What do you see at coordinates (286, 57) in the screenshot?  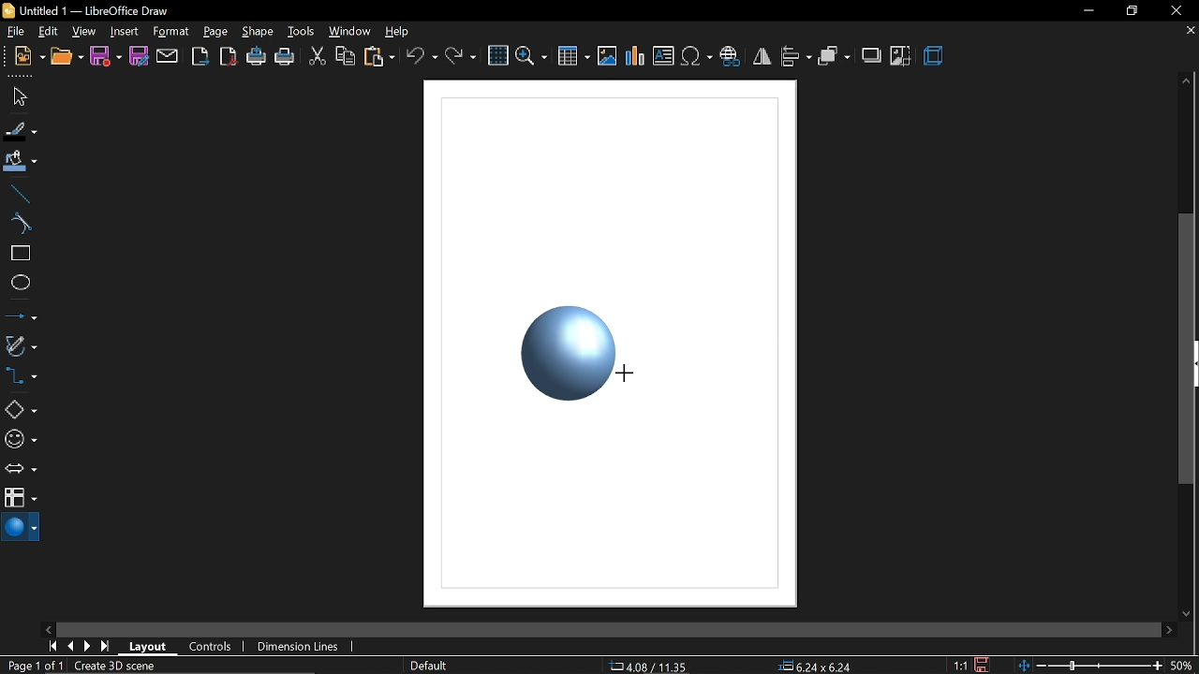 I see `print` at bounding box center [286, 57].